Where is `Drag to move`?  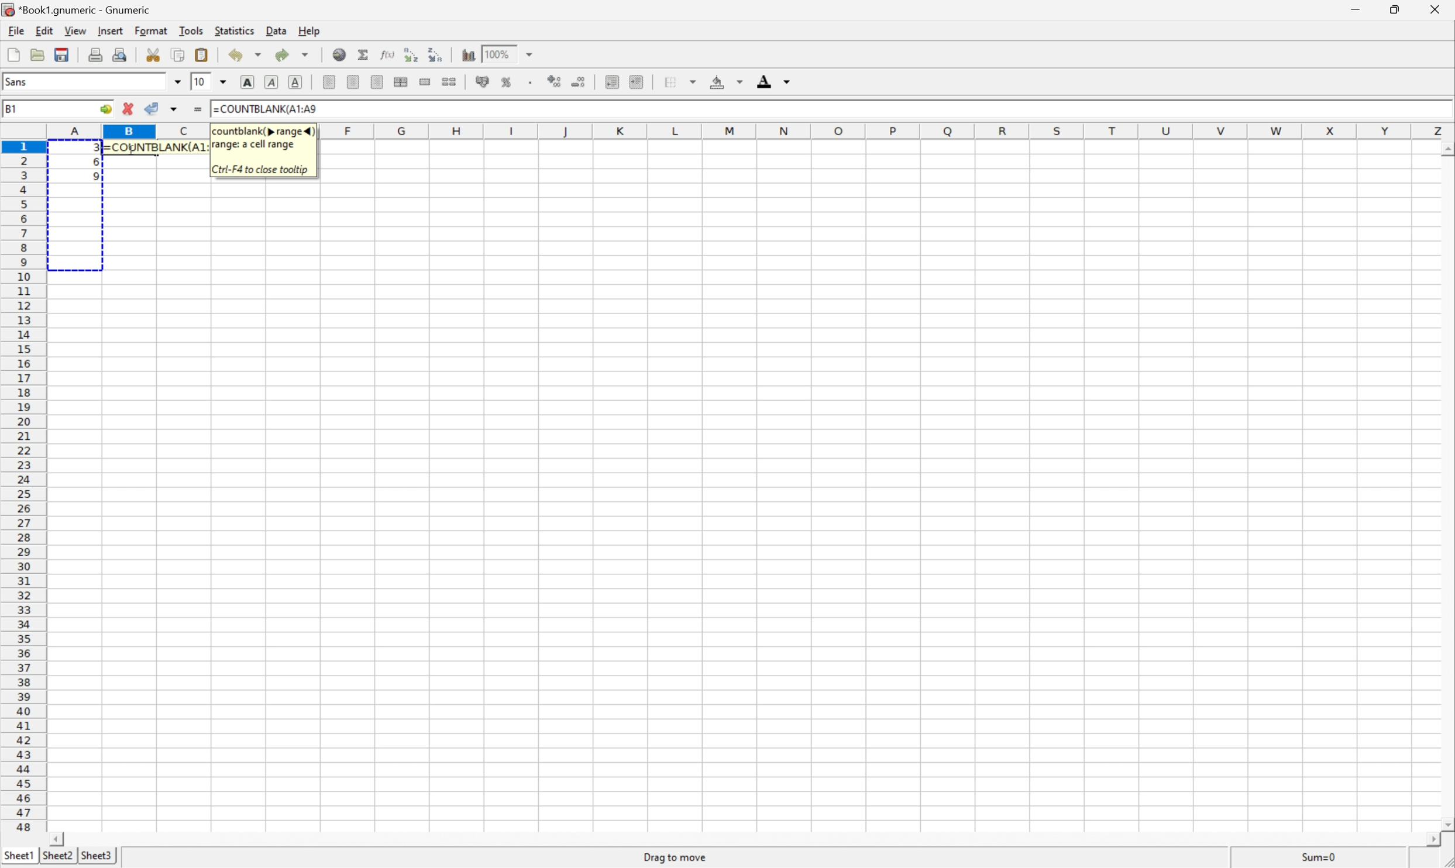
Drag to move is located at coordinates (676, 857).